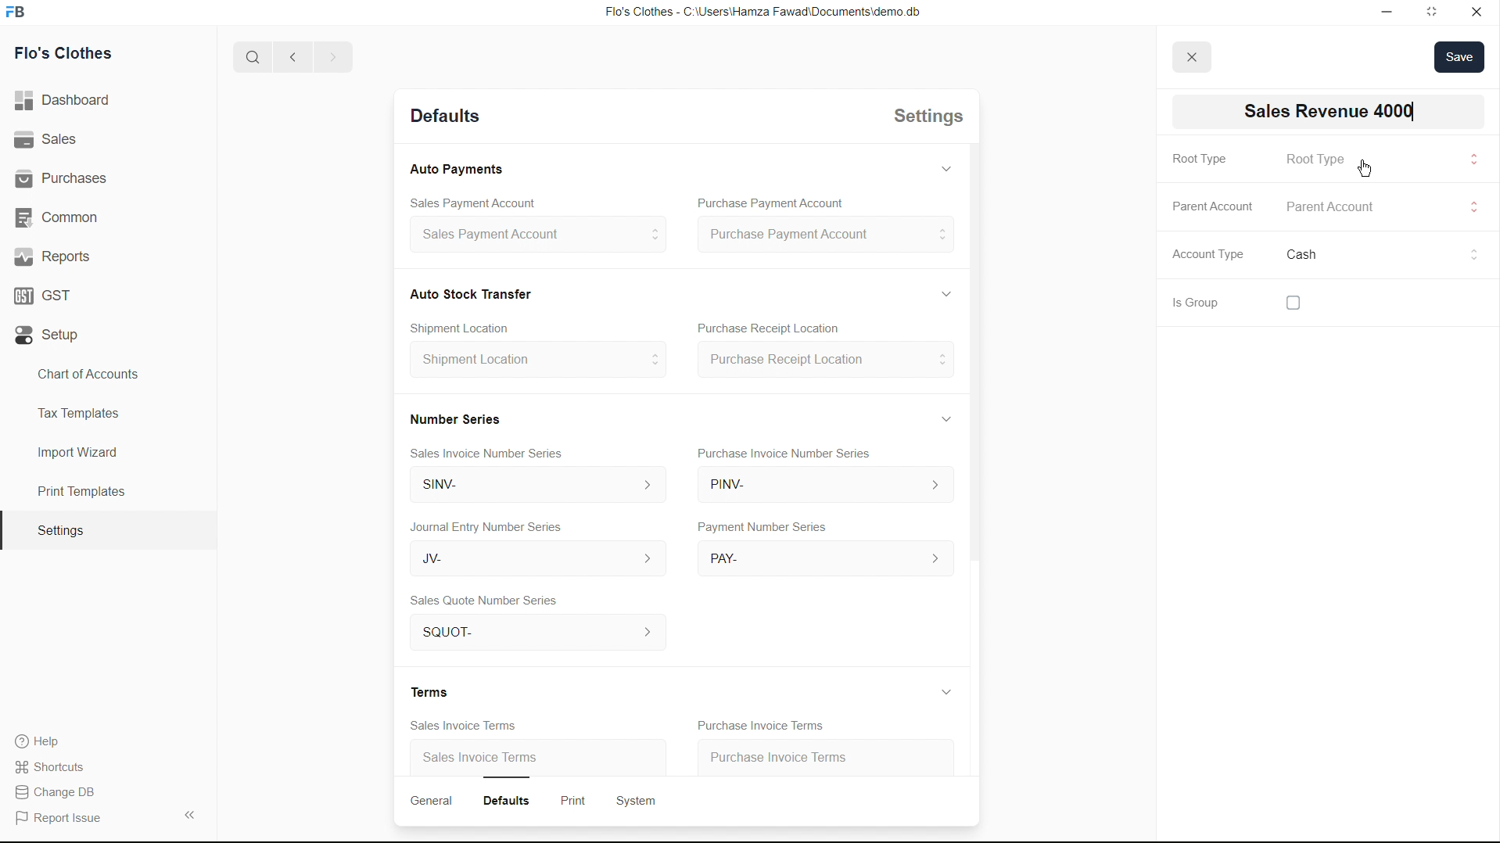 The height and width of the screenshot is (843, 1500). What do you see at coordinates (758, 528) in the screenshot?
I see `Payment Number Series` at bounding box center [758, 528].